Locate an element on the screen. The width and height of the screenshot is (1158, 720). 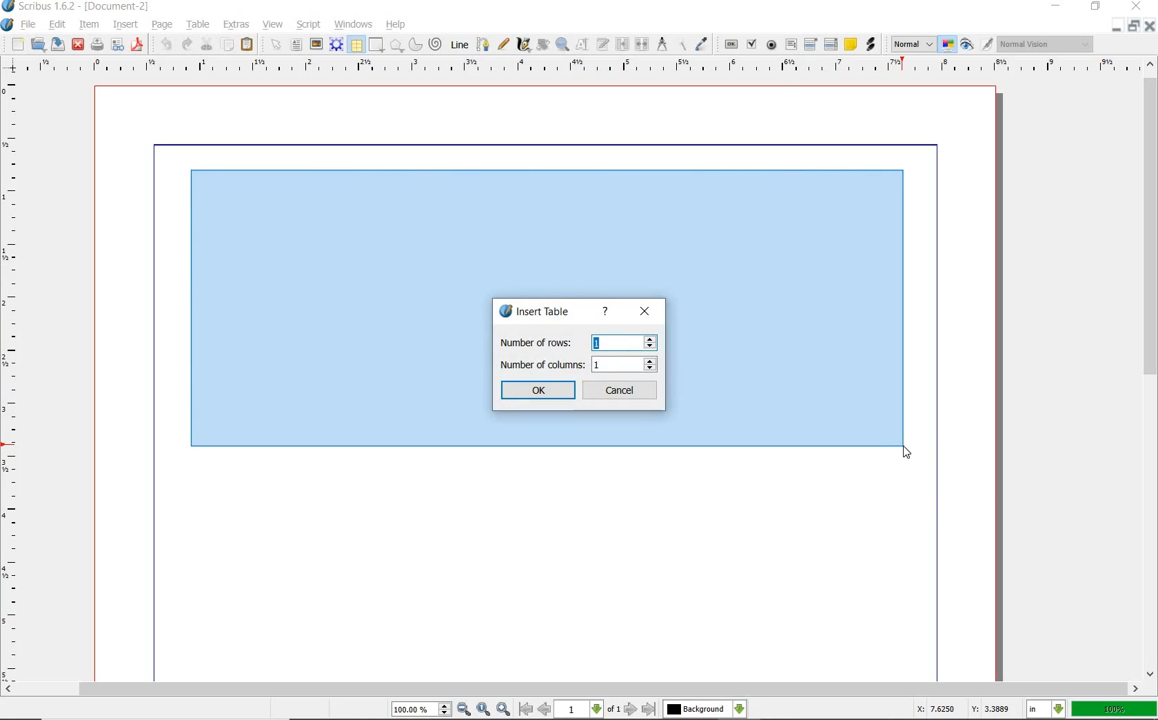
go to first page is located at coordinates (525, 710).